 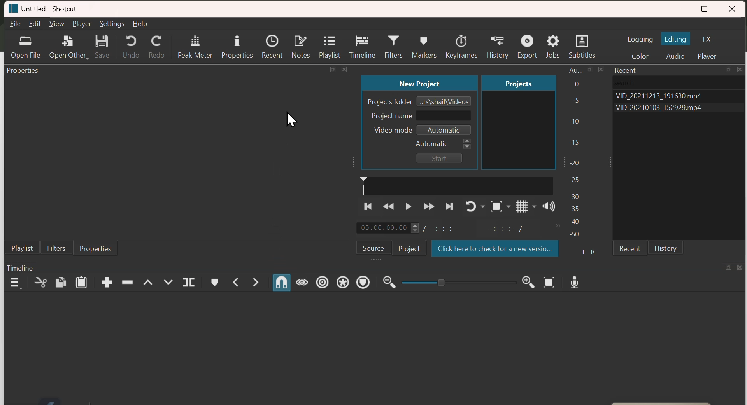 I want to click on Colour, so click(x=640, y=54).